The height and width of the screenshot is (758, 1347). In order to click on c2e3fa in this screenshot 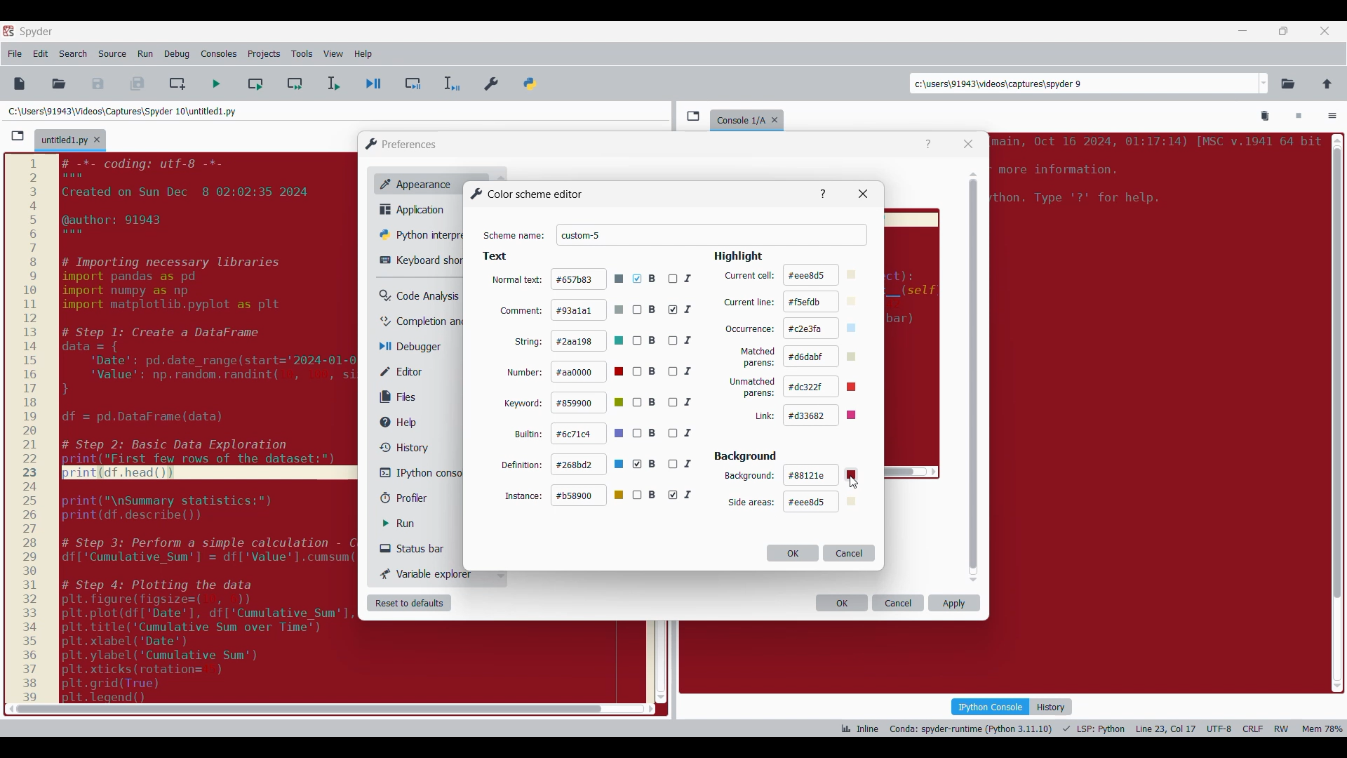, I will do `click(824, 328)`.